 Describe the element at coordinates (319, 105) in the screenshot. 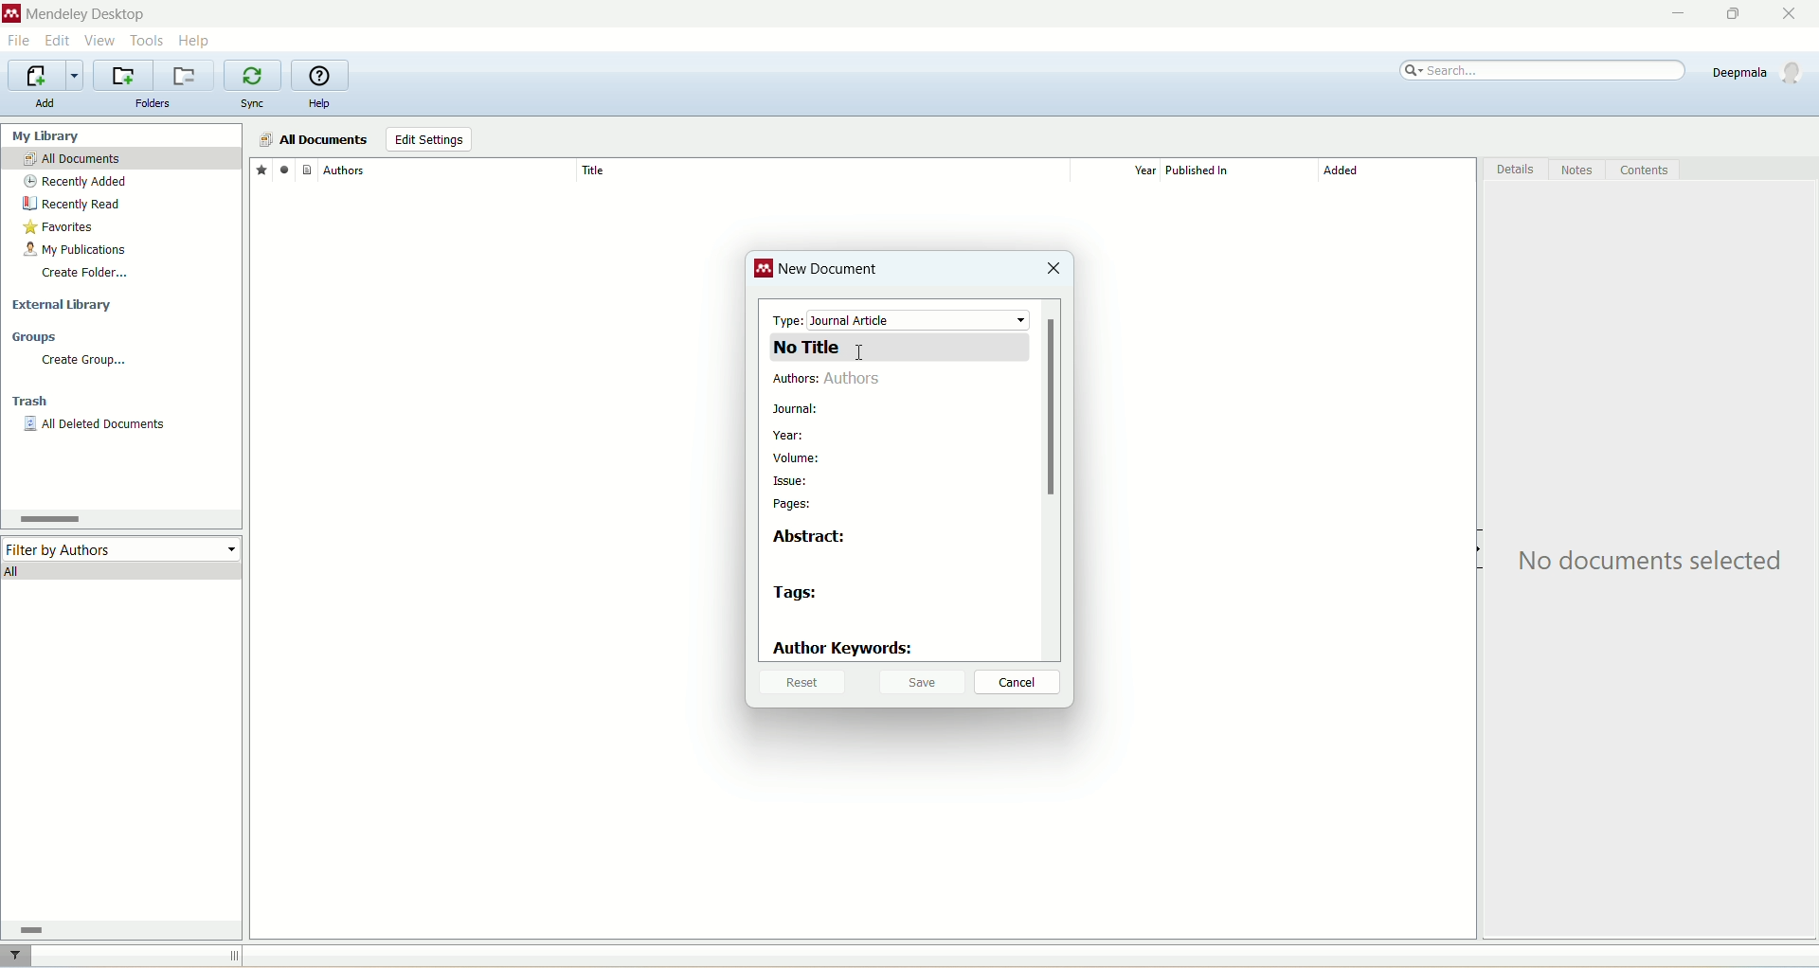

I see `help` at that location.